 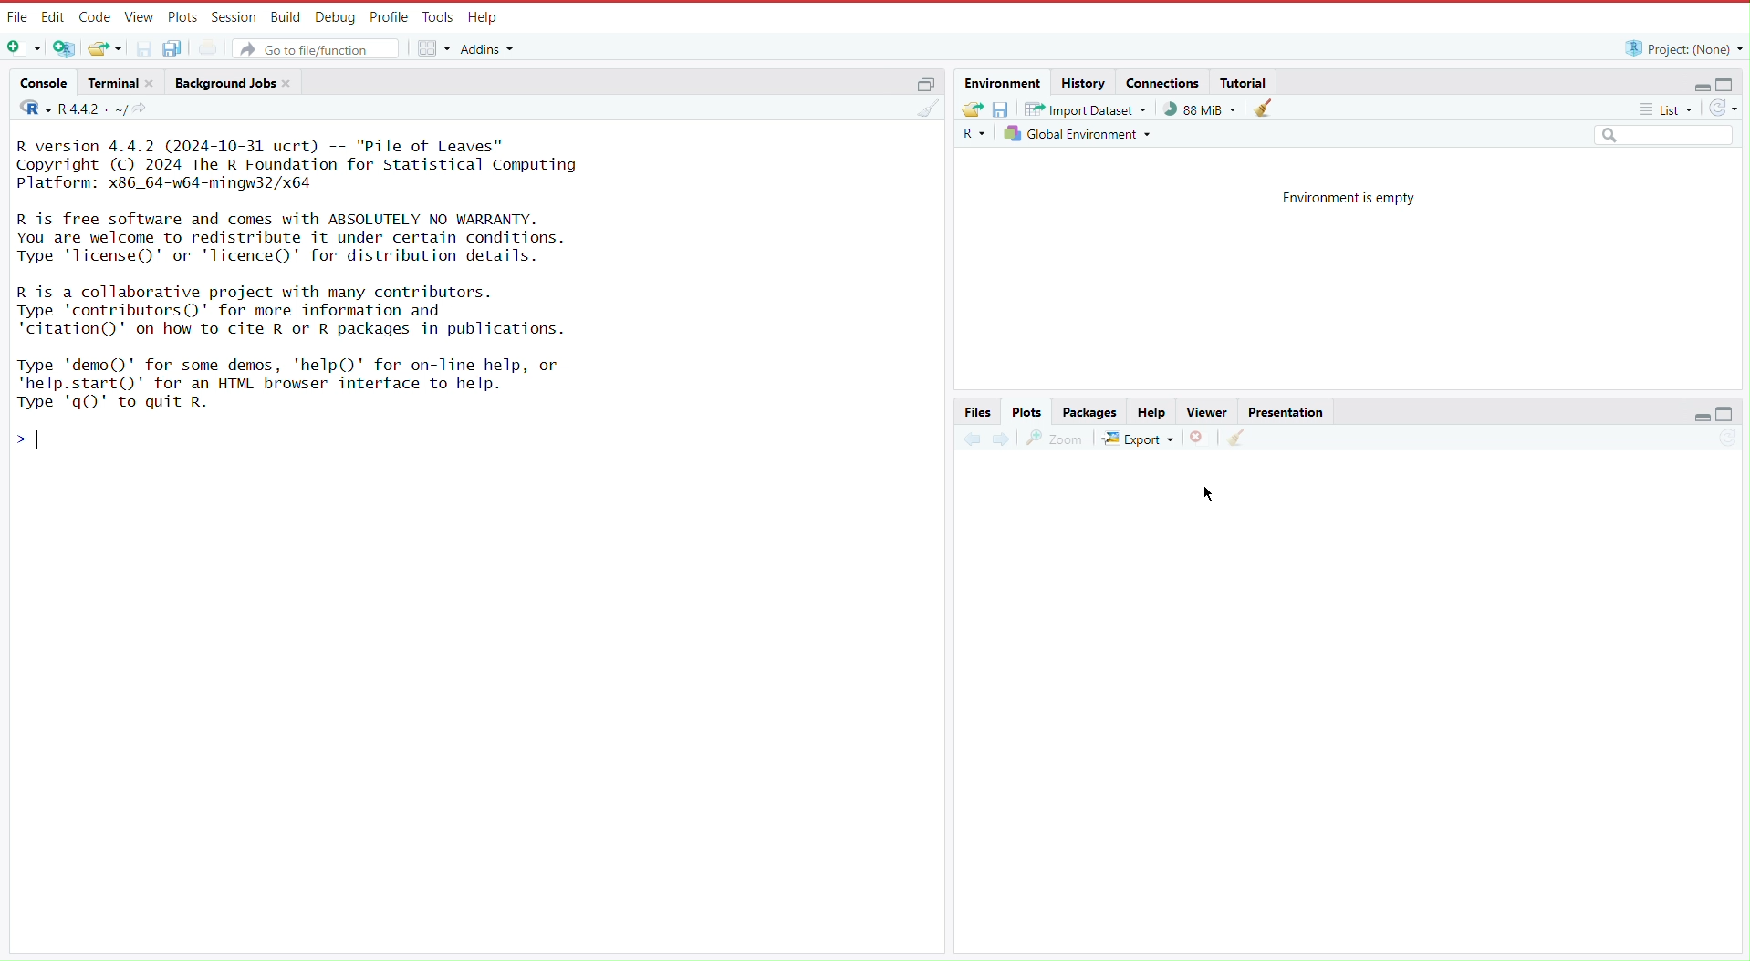 I want to click on Cursor, so click(x=1214, y=491).